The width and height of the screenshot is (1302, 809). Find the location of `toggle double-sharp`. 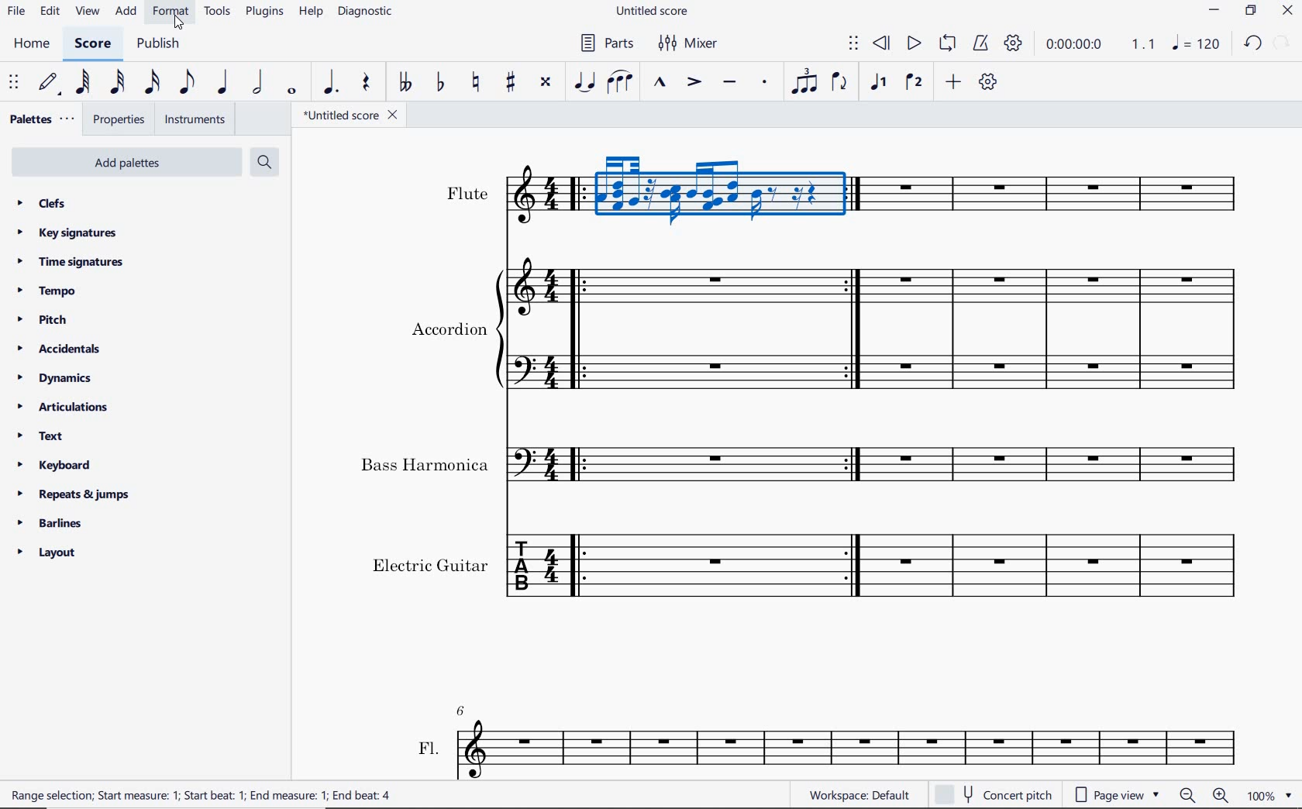

toggle double-sharp is located at coordinates (544, 84).